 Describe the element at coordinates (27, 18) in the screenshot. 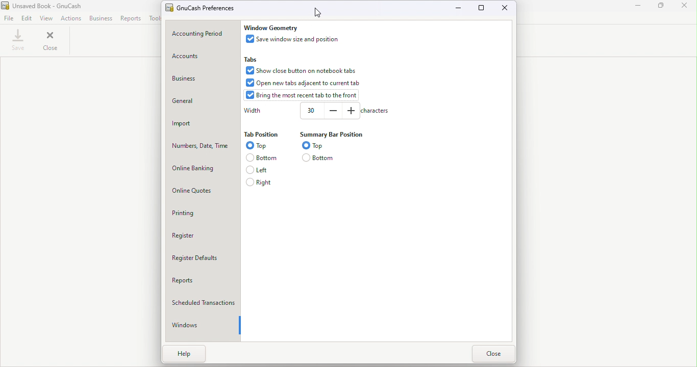

I see `Edit` at that location.